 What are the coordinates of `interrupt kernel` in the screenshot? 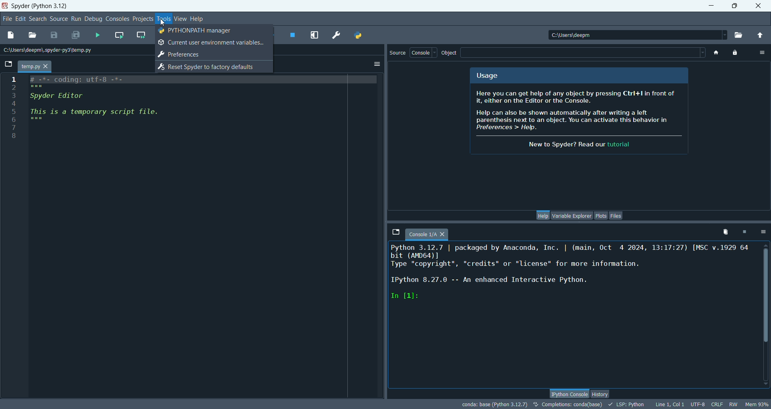 It's located at (743, 231).